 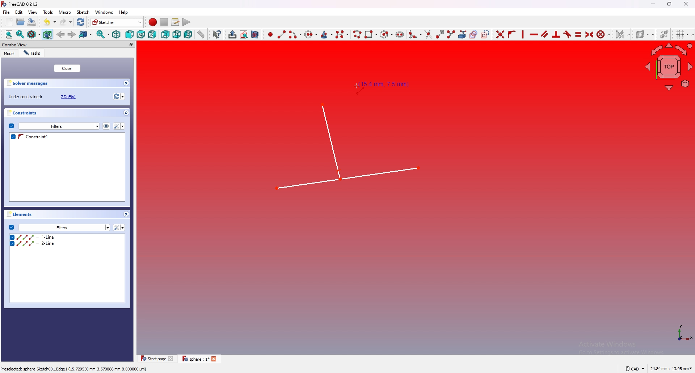 What do you see at coordinates (186, 22) in the screenshot?
I see `Execute macro` at bounding box center [186, 22].